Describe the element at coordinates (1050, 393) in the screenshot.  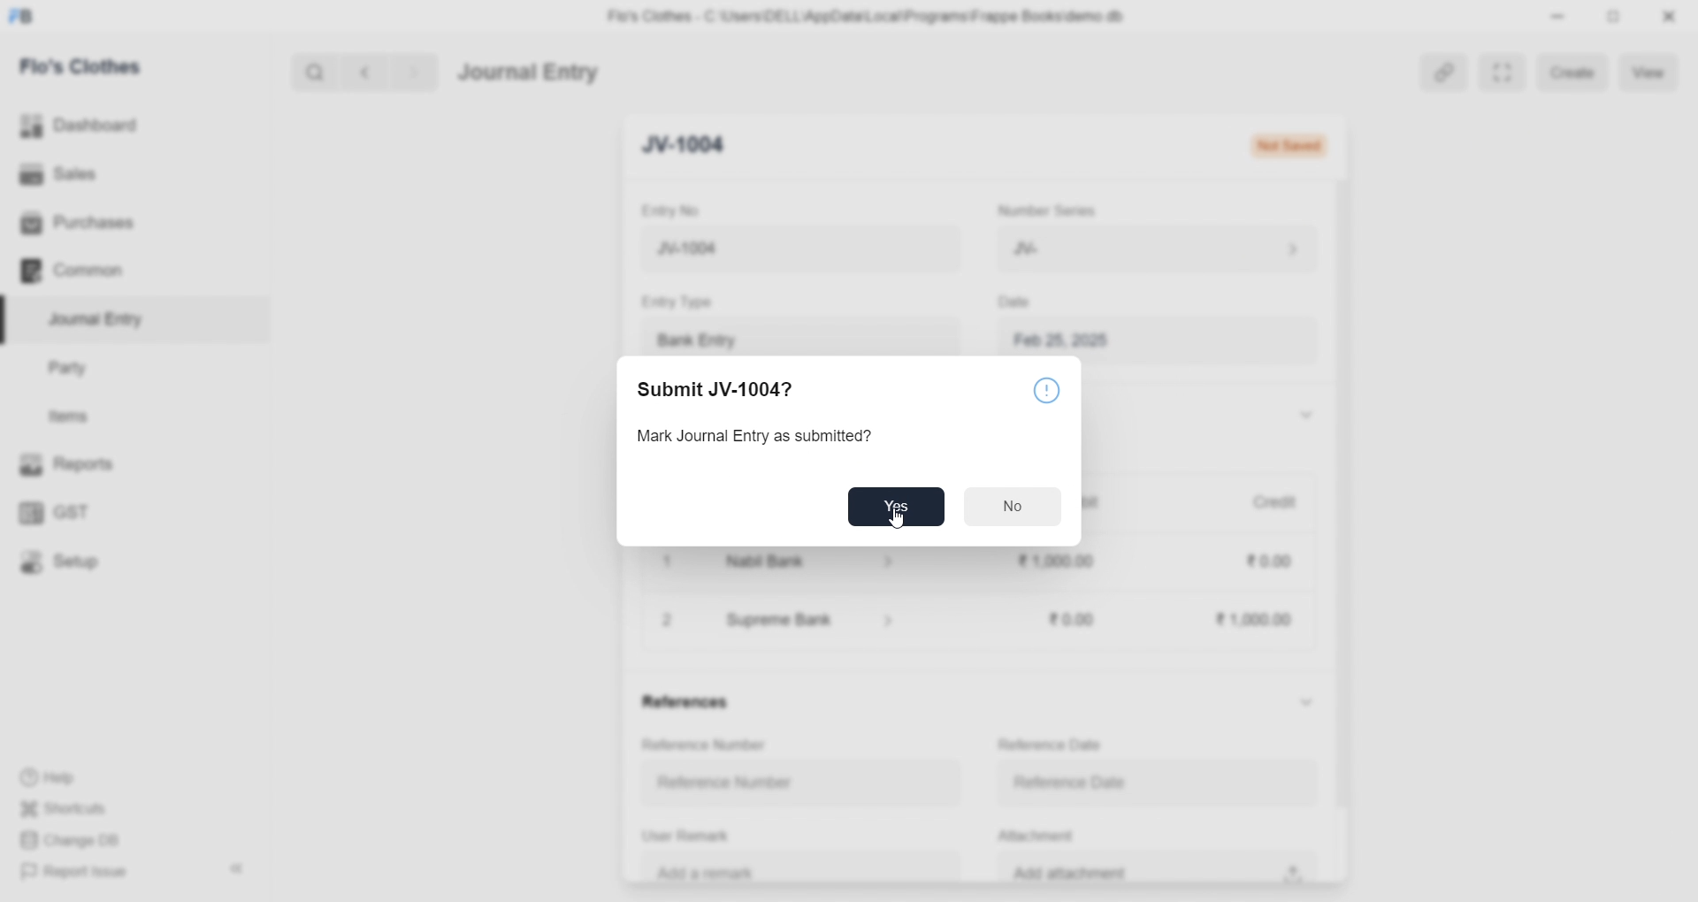
I see `notice ` at that location.